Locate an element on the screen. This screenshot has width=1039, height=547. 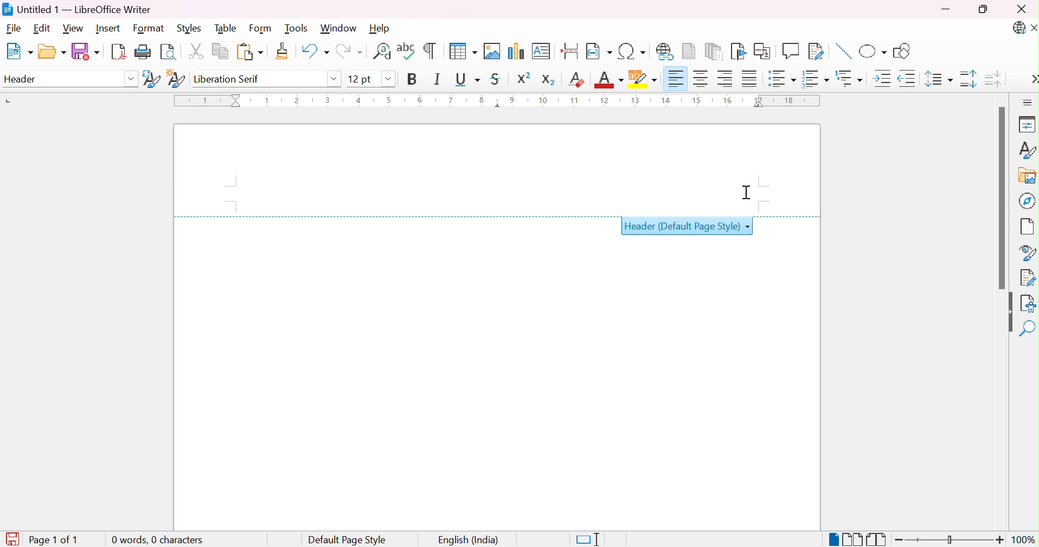
English (India) is located at coordinates (470, 539).